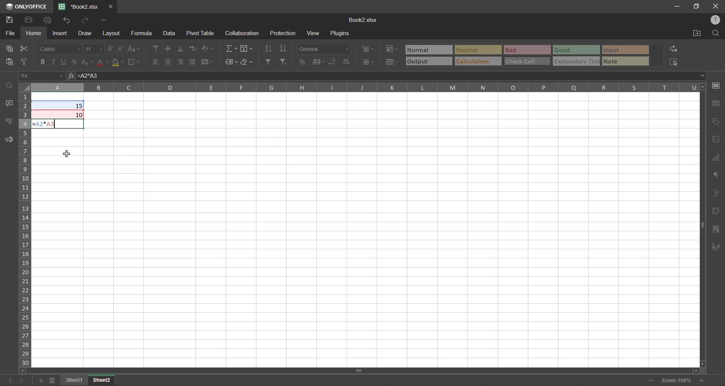 Image resolution: width=725 pixels, height=386 pixels. I want to click on feedback, so click(10, 140).